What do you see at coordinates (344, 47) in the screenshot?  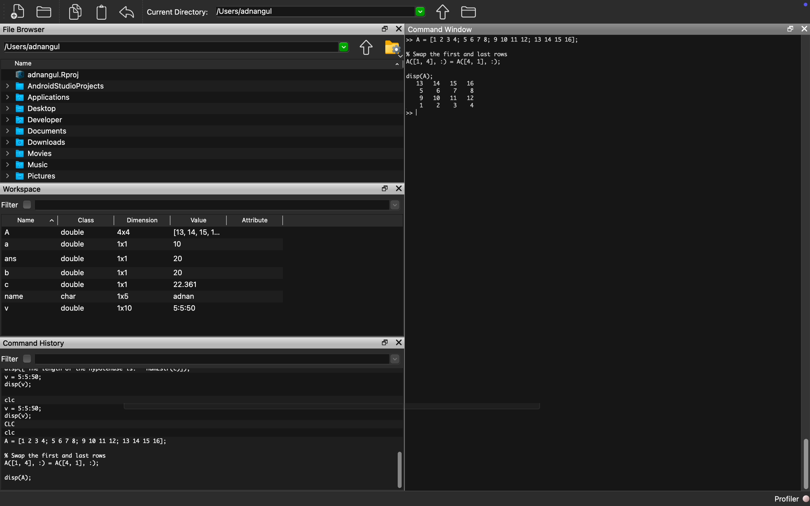 I see `dropdown` at bounding box center [344, 47].